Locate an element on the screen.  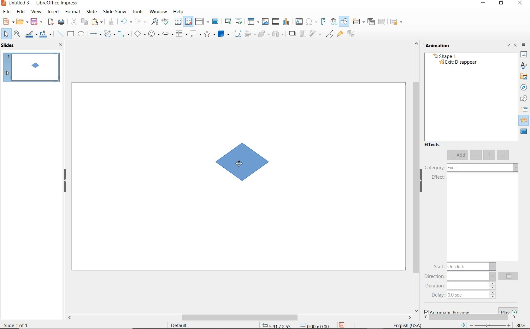
save is located at coordinates (343, 325).